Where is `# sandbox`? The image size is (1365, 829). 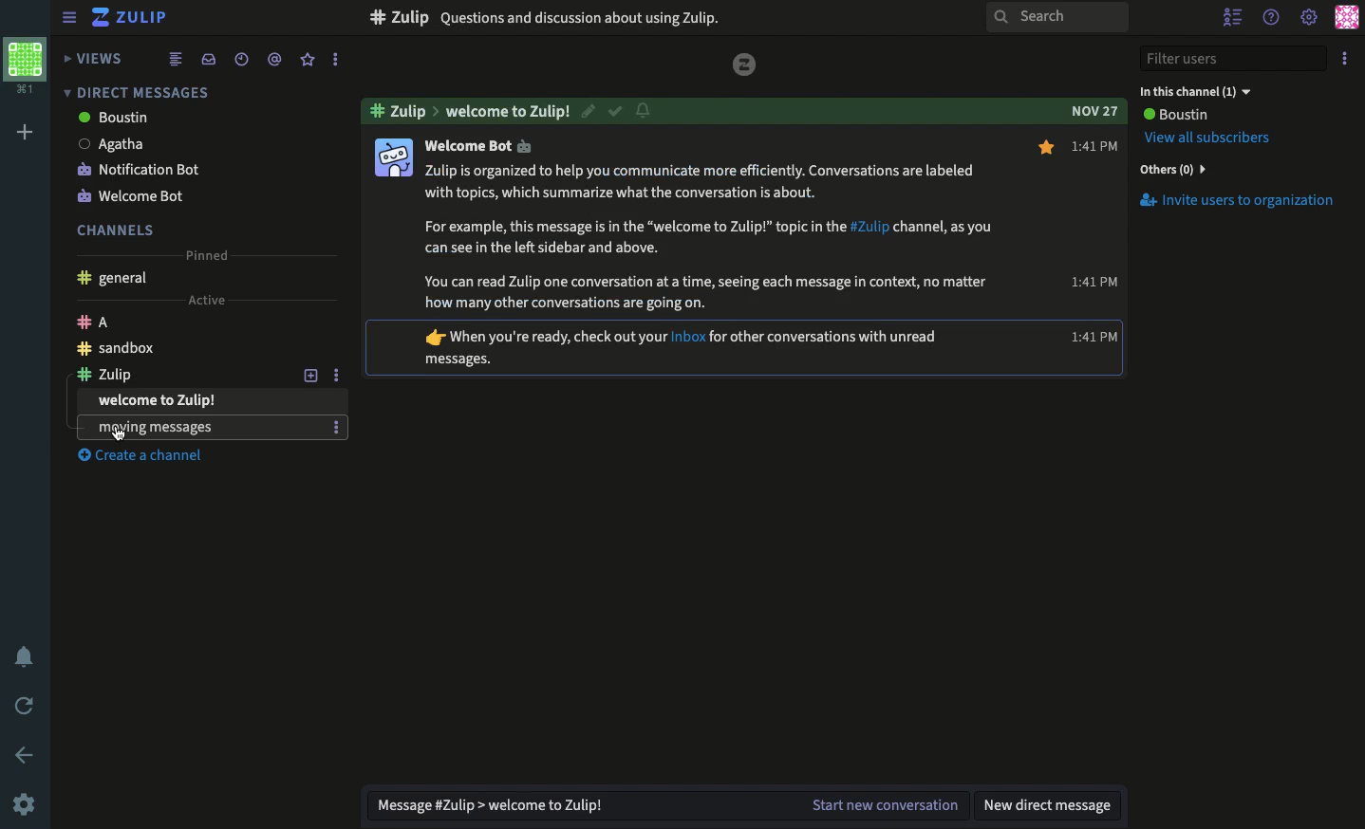 # sandbox is located at coordinates (411, 17).